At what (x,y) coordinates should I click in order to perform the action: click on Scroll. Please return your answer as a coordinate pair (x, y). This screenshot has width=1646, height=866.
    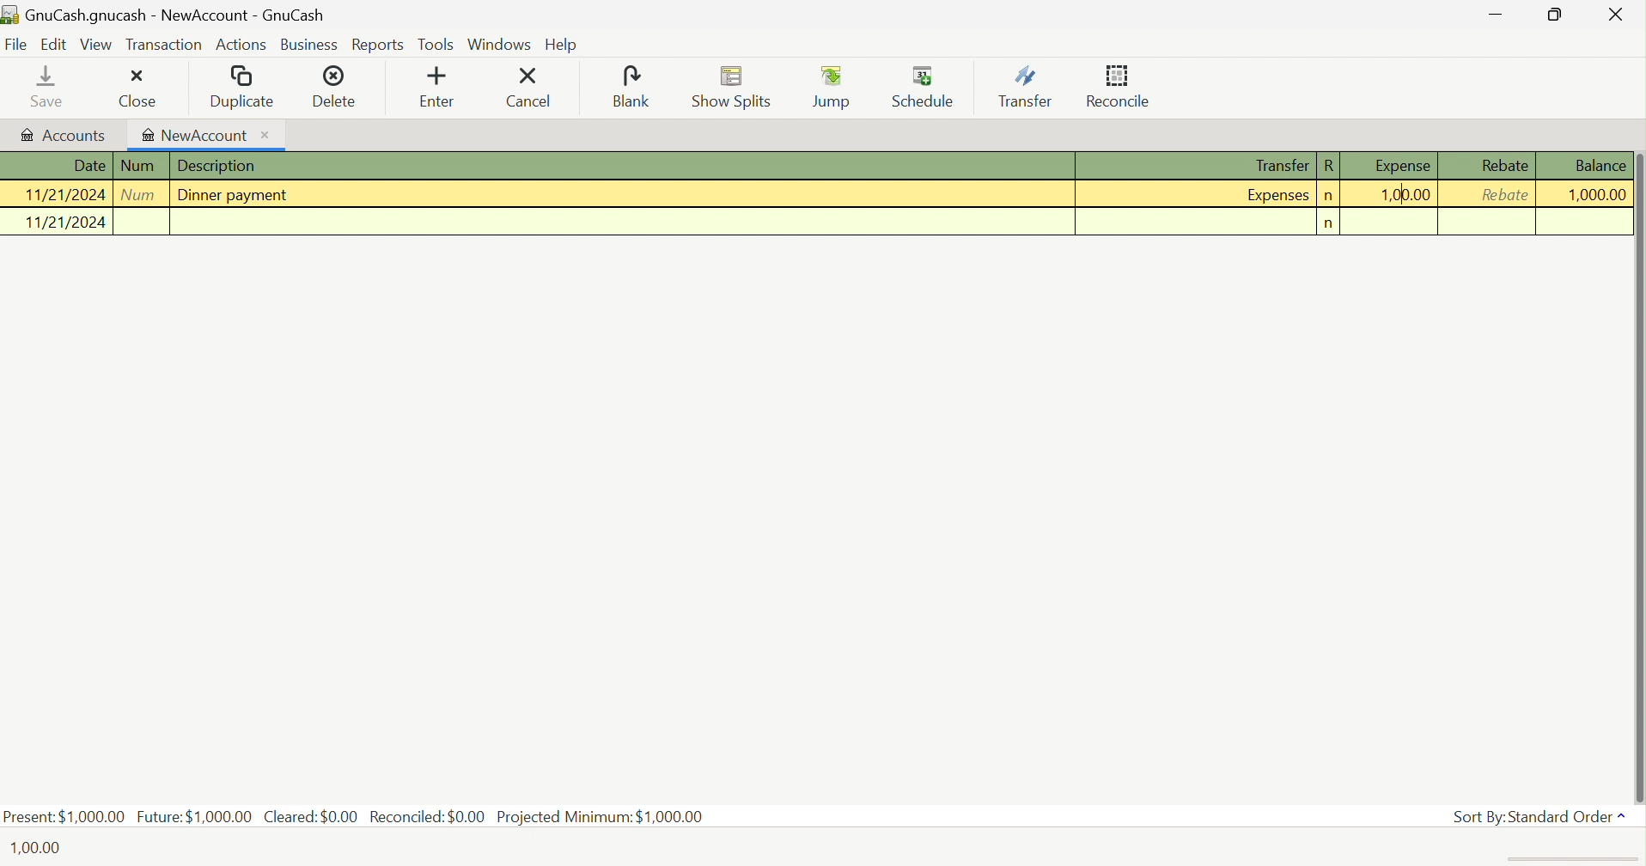
    Looking at the image, I should click on (1638, 460).